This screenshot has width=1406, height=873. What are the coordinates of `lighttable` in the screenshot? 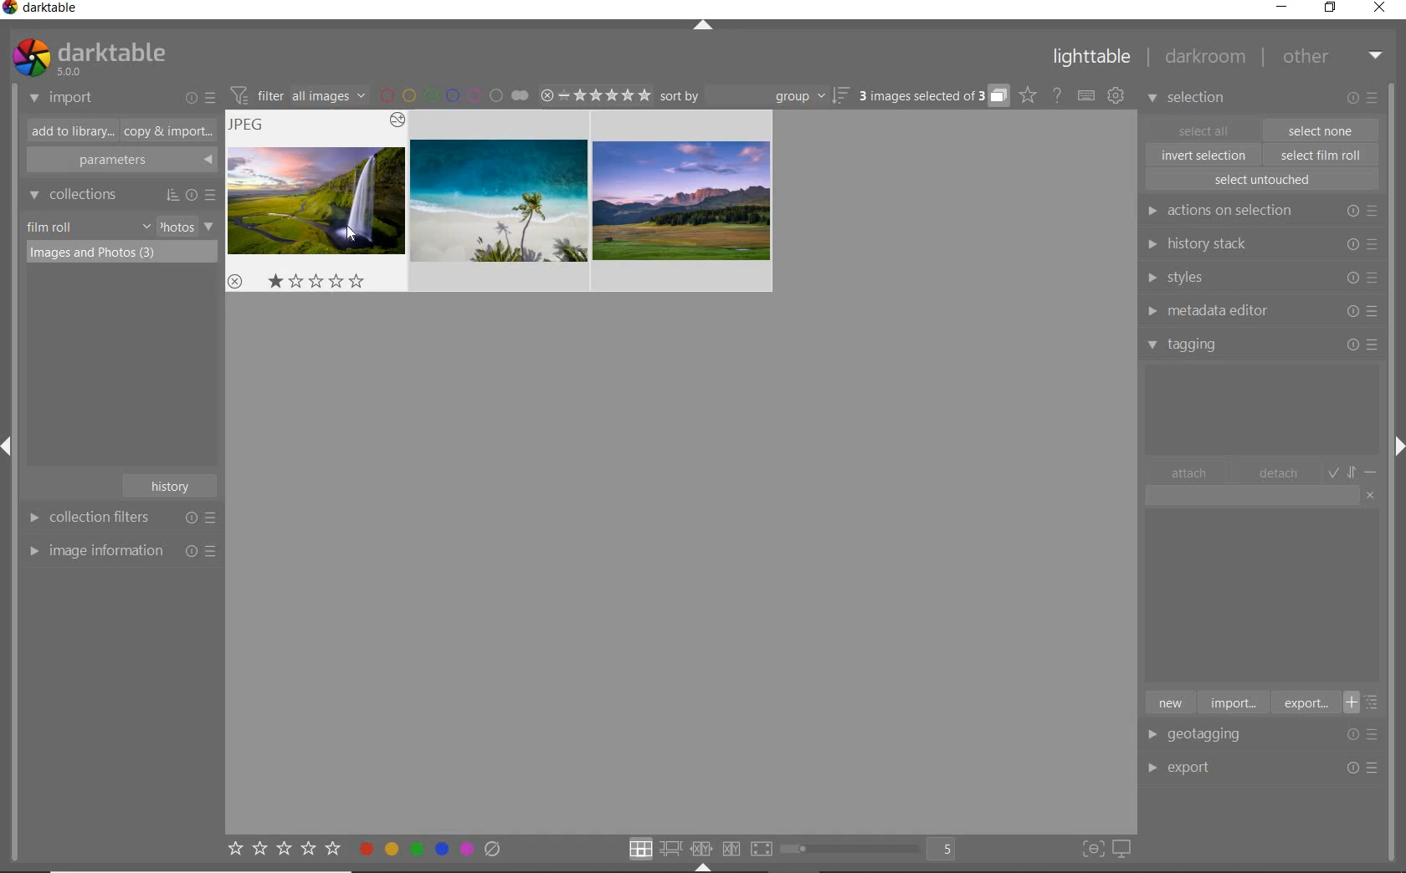 It's located at (1092, 60).